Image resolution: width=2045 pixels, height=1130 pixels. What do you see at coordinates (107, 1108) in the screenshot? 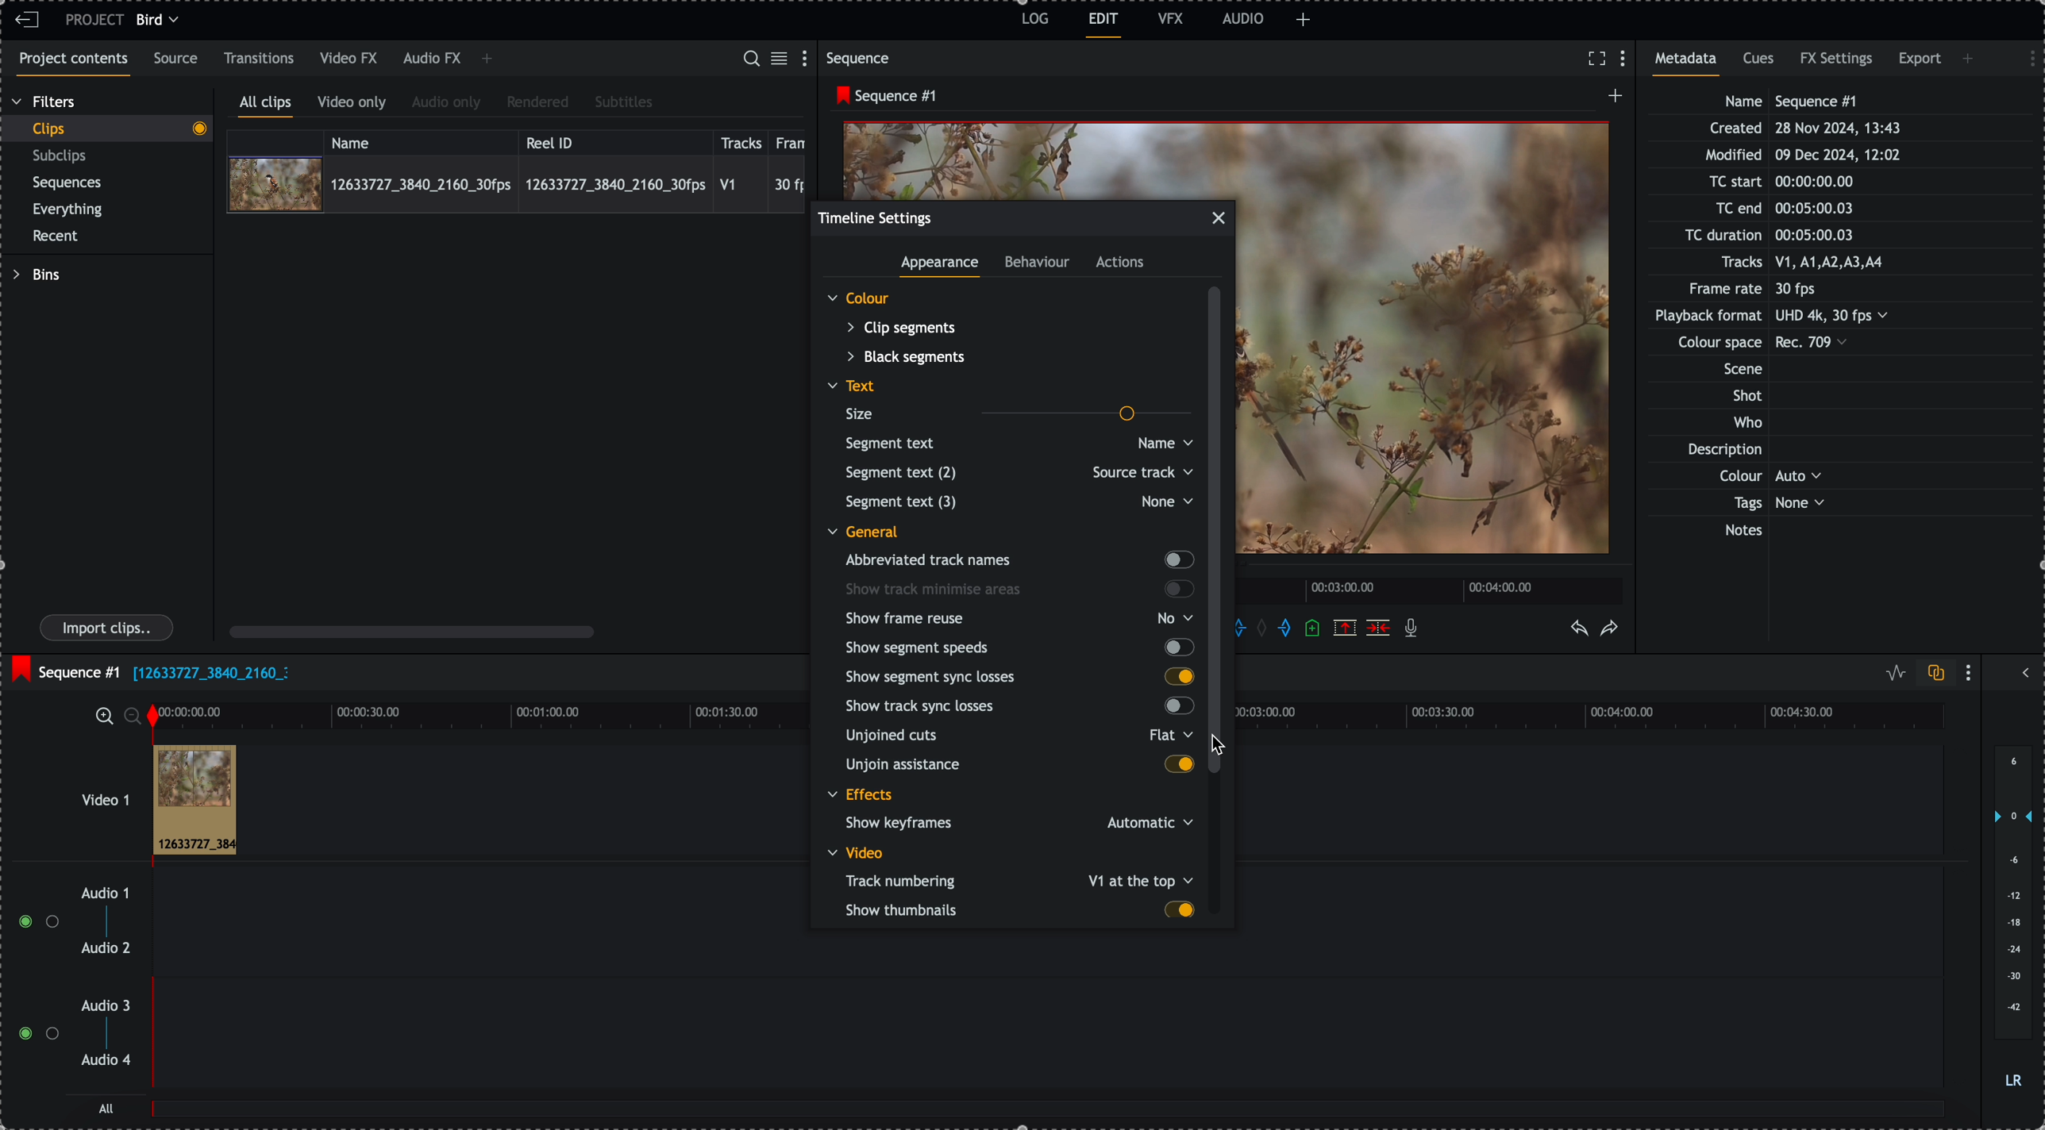
I see `all` at bounding box center [107, 1108].